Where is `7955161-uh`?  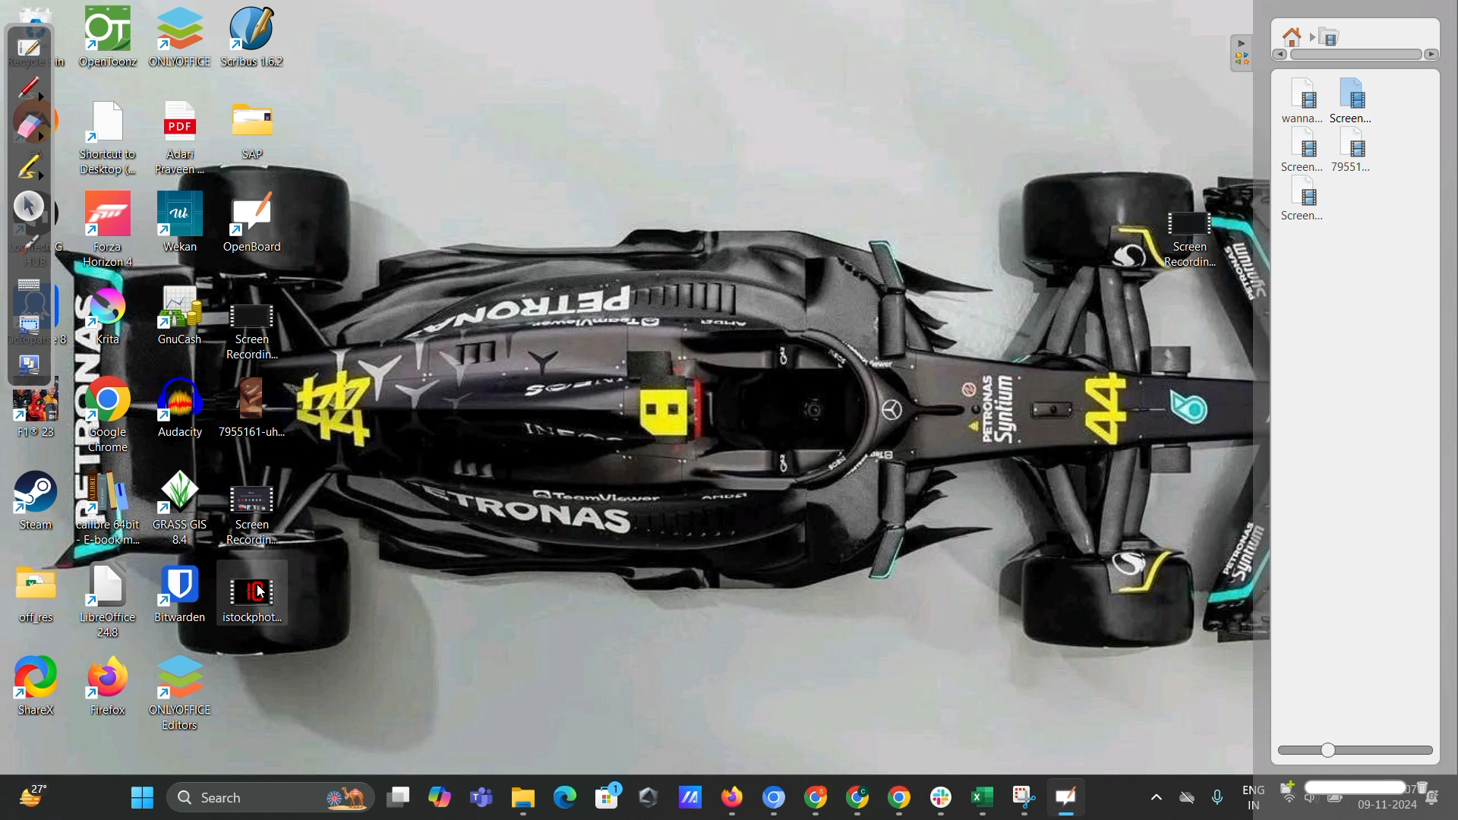 7955161-uh is located at coordinates (254, 407).